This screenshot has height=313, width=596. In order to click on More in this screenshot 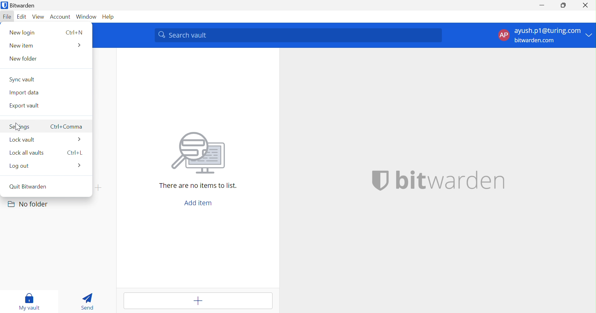, I will do `click(79, 164)`.